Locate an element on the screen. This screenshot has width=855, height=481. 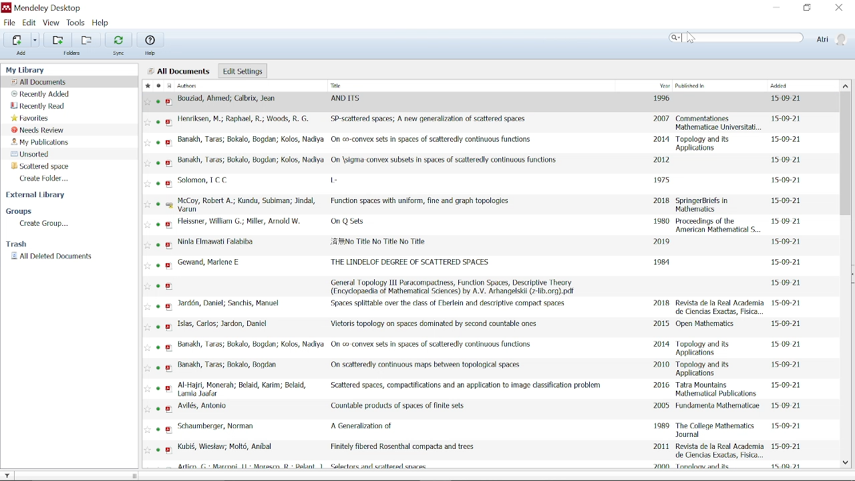
Add to favorite is located at coordinates (148, 287).